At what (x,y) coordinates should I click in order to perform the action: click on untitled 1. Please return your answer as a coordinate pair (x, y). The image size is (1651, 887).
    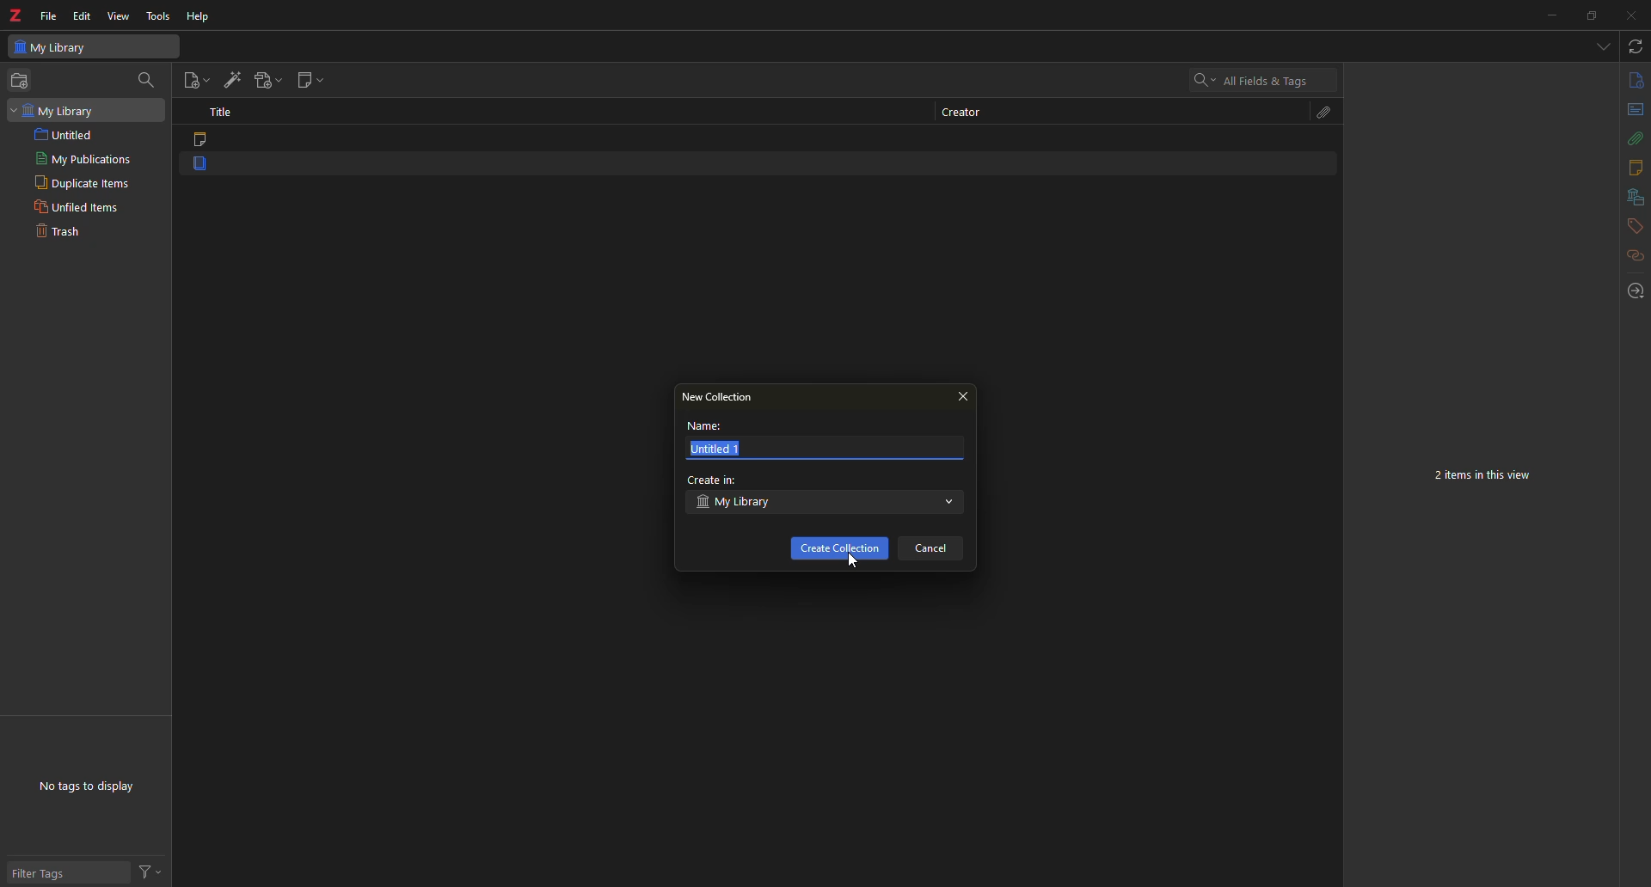
    Looking at the image, I should click on (718, 450).